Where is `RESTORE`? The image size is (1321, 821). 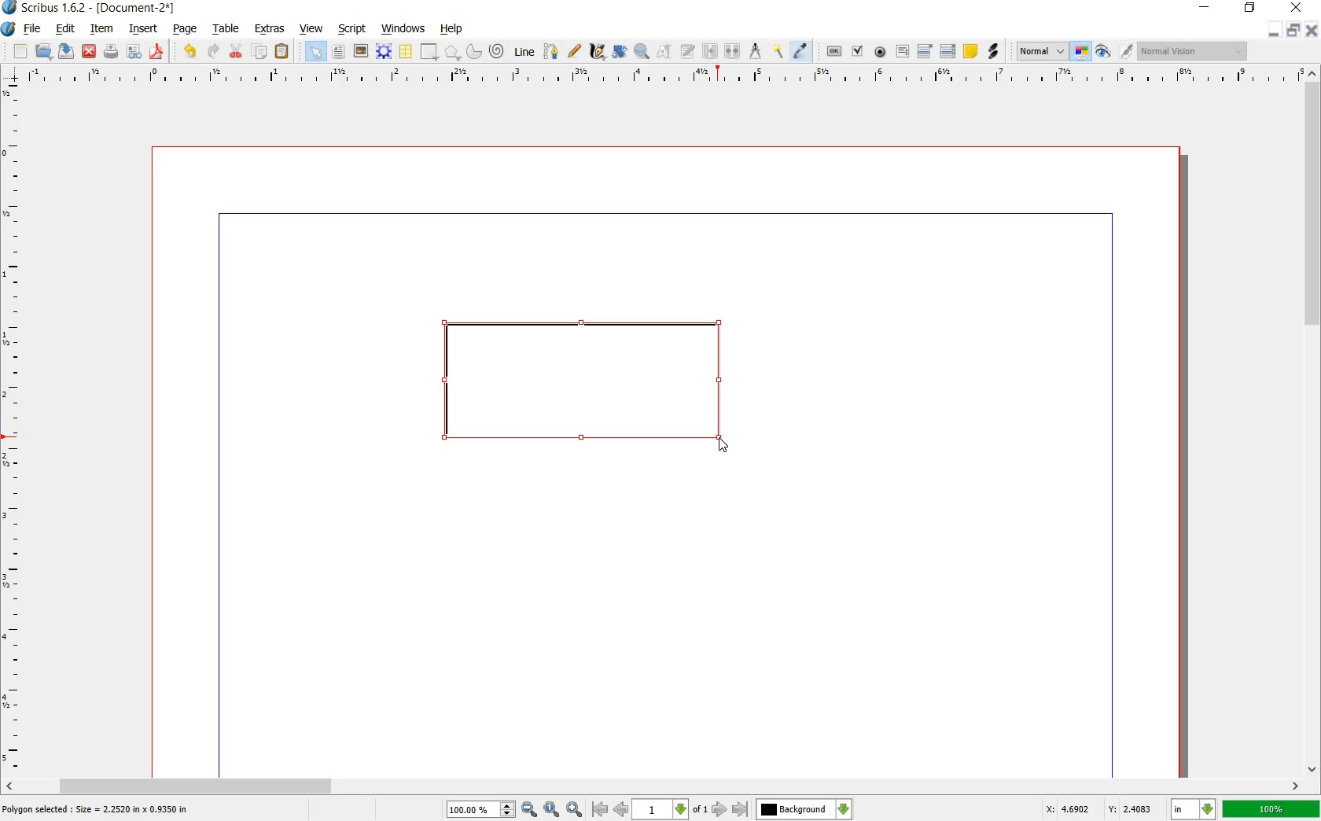
RESTORE is located at coordinates (1295, 30).